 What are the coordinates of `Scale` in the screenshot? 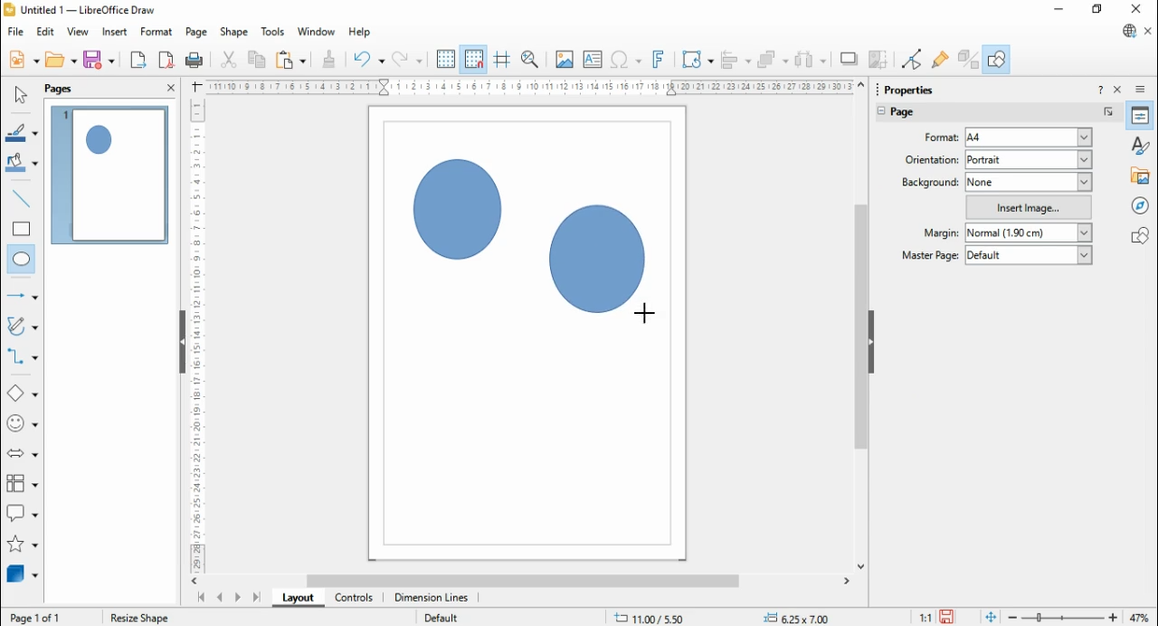 It's located at (196, 332).